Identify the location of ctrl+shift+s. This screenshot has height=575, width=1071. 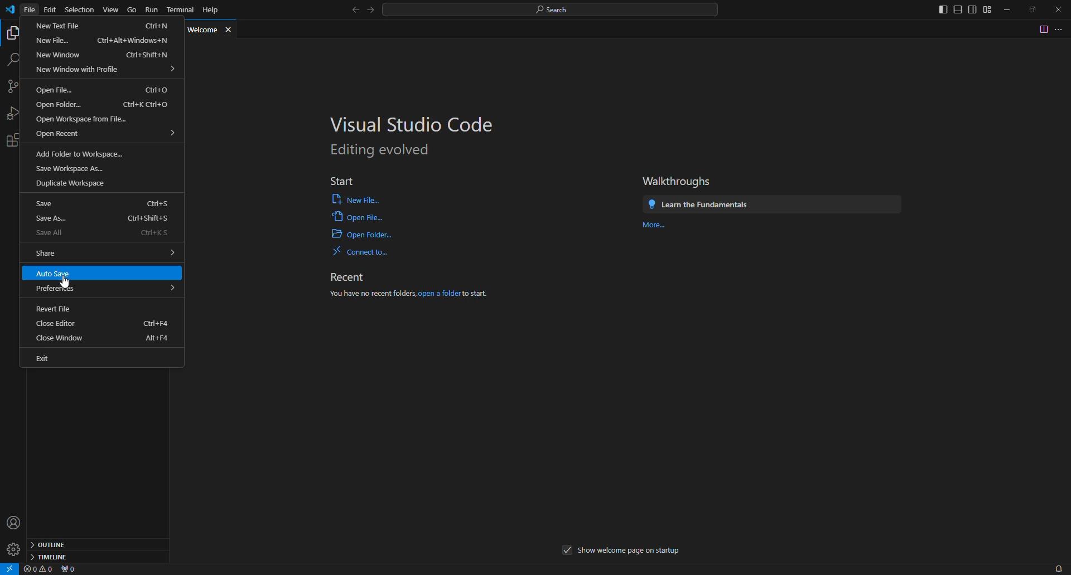
(151, 218).